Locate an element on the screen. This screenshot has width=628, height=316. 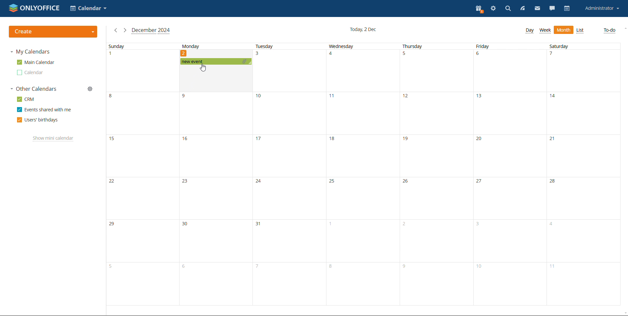
1 is located at coordinates (331, 225).